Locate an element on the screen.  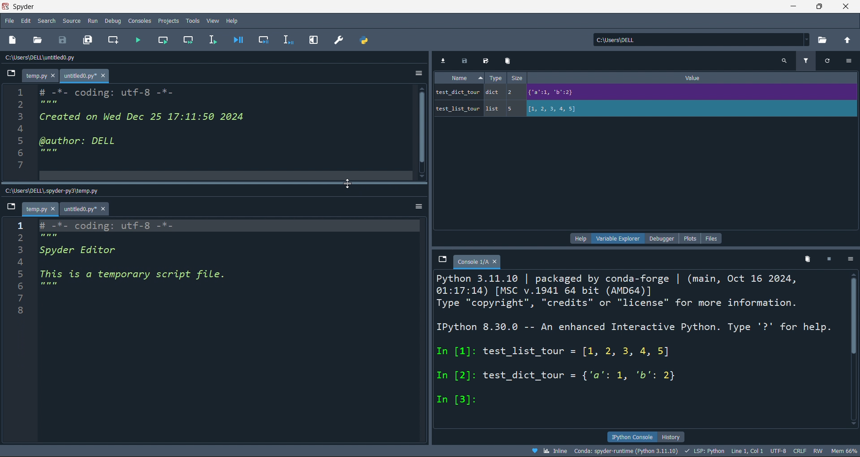
C:\Users\DELL\.spyder-py3\temp.py is located at coordinates (60, 189).